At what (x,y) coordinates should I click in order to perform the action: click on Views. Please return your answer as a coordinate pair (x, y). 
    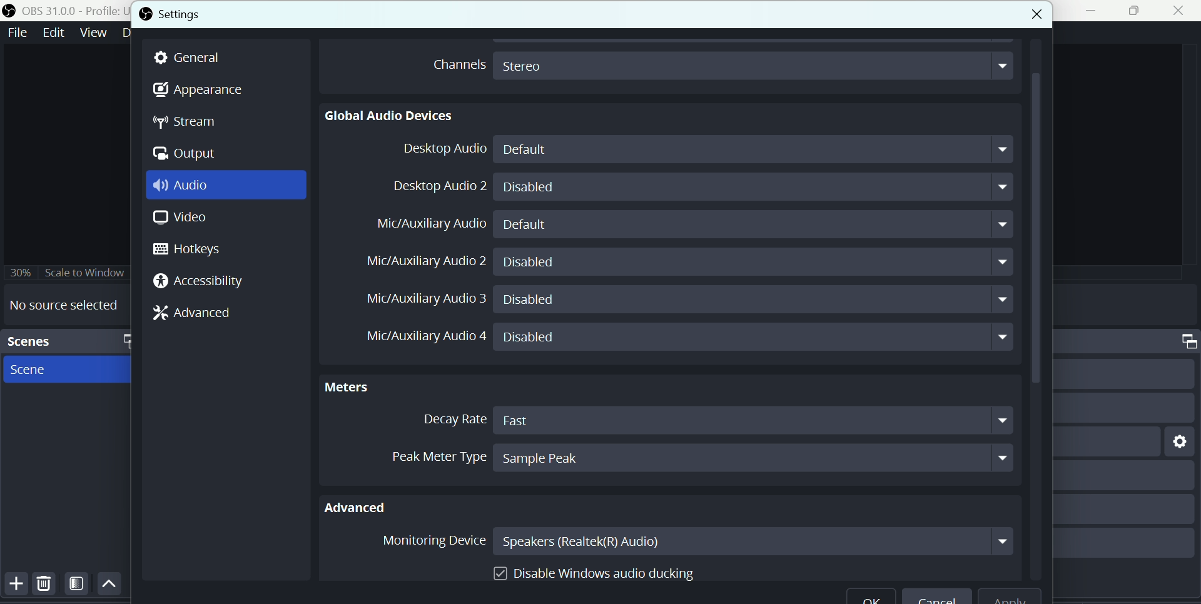
    Looking at the image, I should click on (94, 32).